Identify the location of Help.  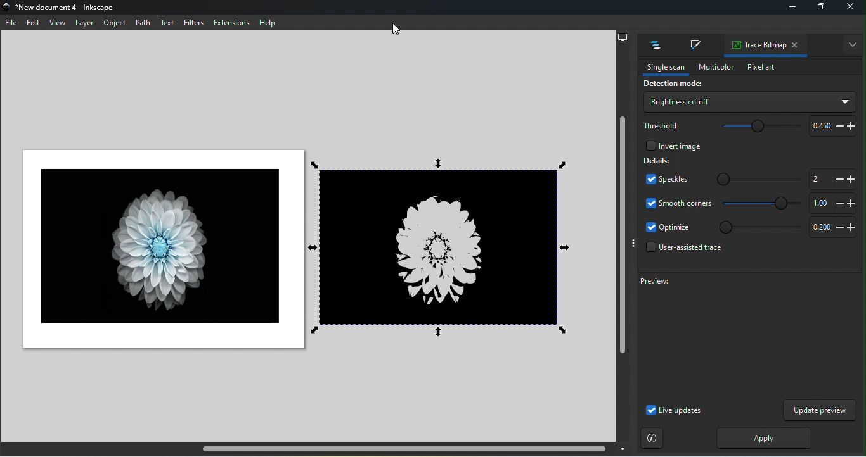
(268, 23).